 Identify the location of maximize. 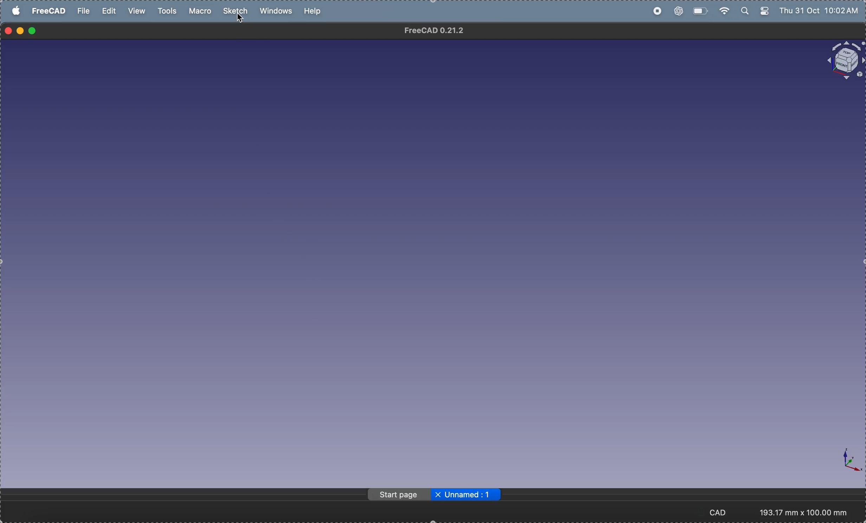
(33, 31).